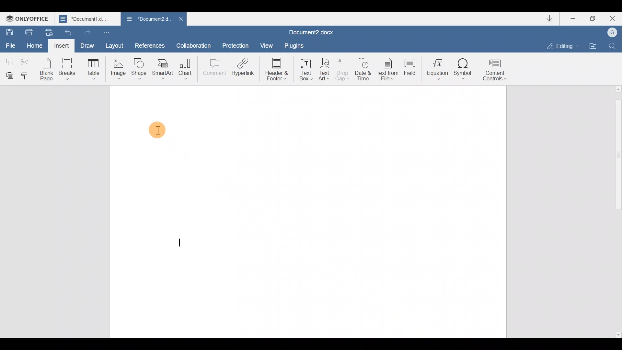 The width and height of the screenshot is (622, 350). What do you see at coordinates (388, 70) in the screenshot?
I see `Text from file` at bounding box center [388, 70].